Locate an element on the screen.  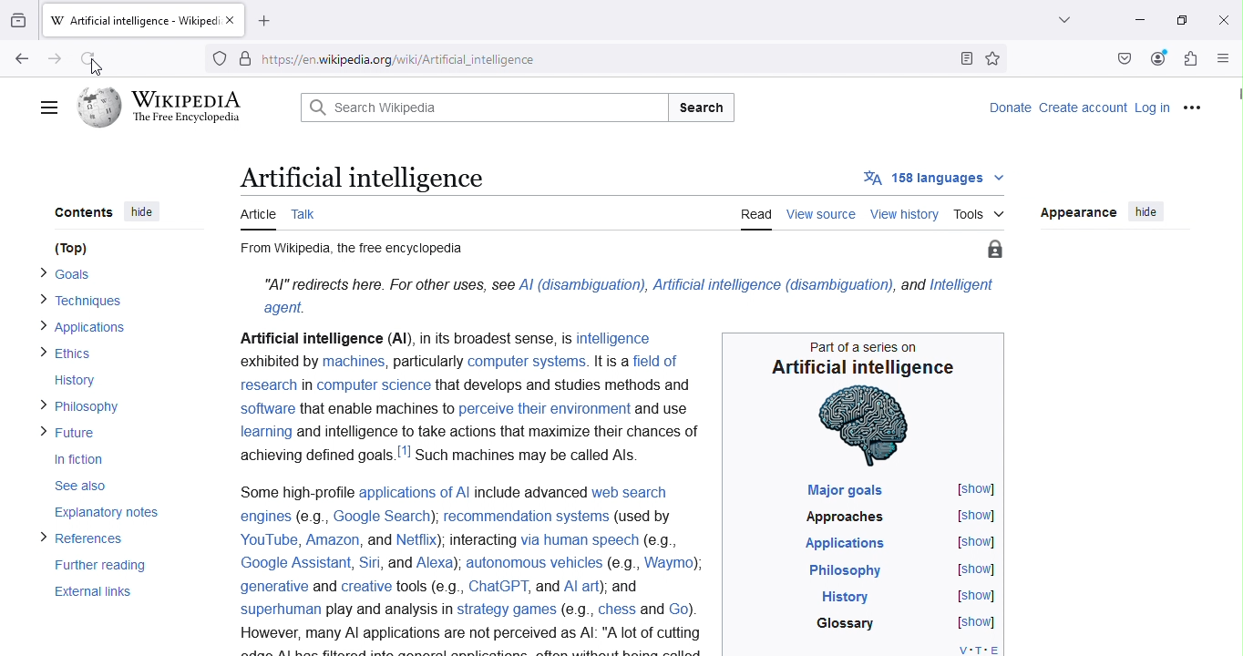
that develops and studies methods and is located at coordinates (563, 384).